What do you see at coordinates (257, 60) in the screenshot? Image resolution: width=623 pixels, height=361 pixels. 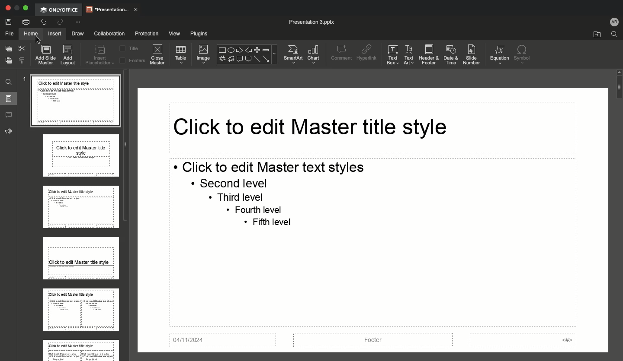 I see `Line` at bounding box center [257, 60].